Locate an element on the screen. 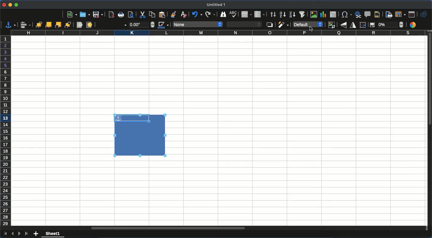 This screenshot has height=238, width=432. print is located at coordinates (121, 14).